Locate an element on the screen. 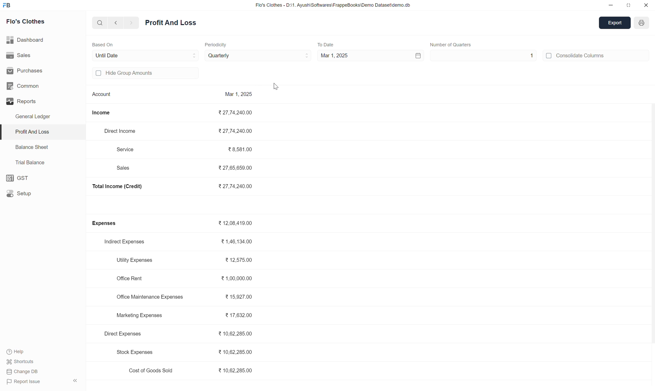 The height and width of the screenshot is (391, 655). "Based On" dropdown is located at coordinates (191, 55).